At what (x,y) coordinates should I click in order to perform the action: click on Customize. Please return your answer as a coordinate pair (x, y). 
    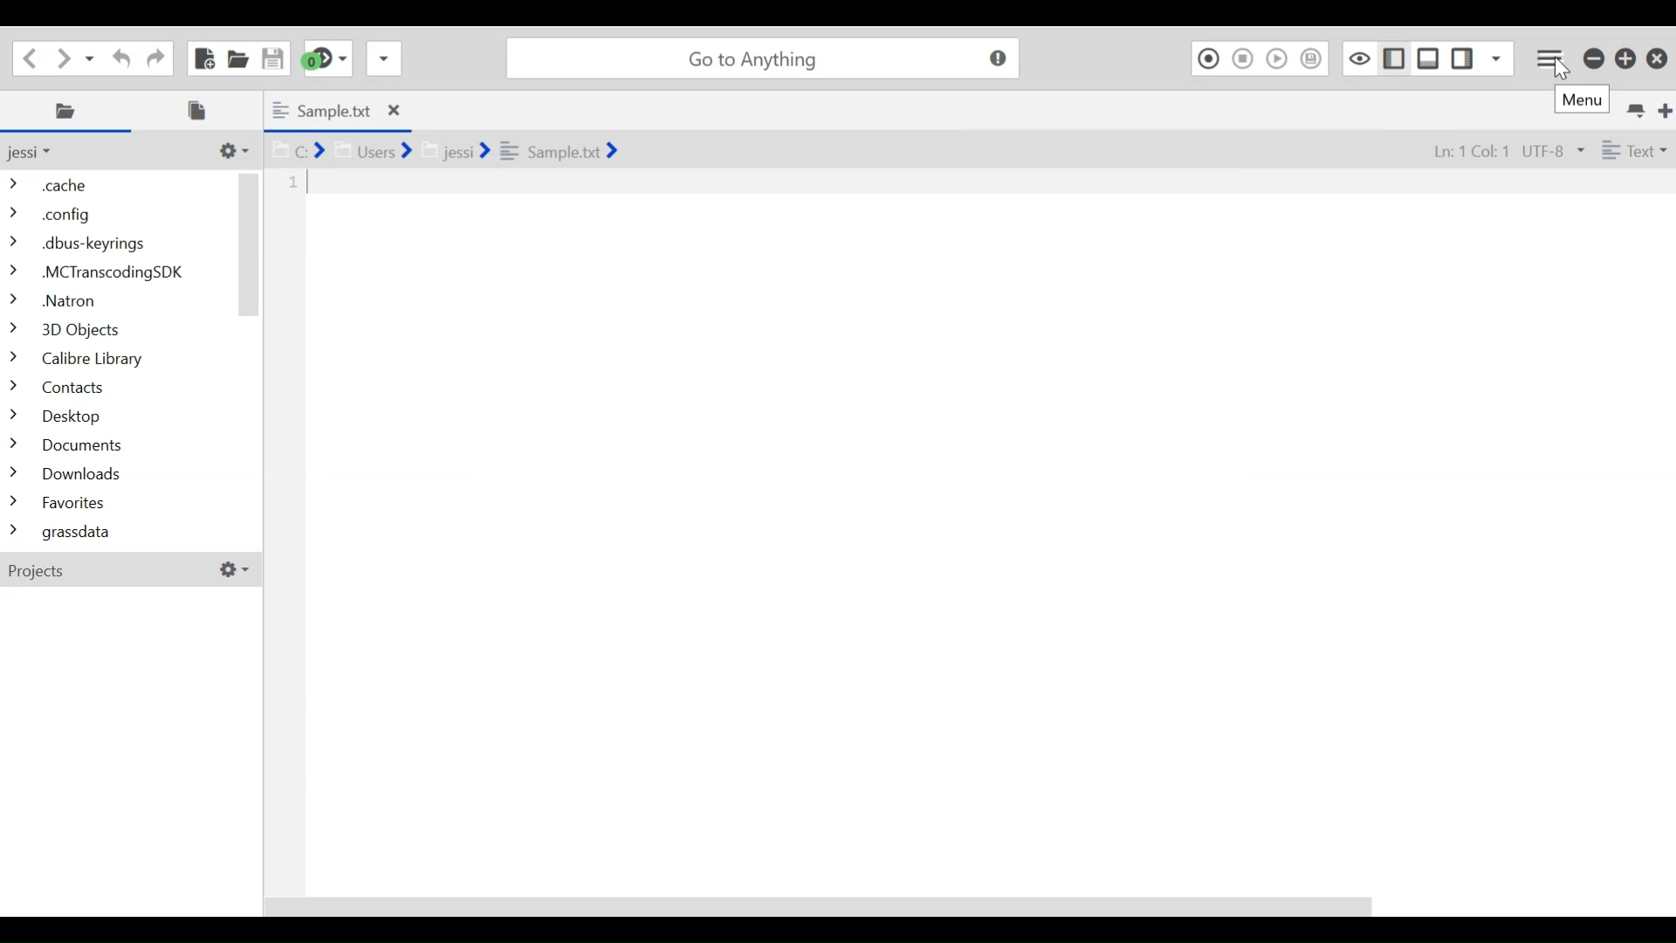
    Looking at the image, I should click on (234, 570).